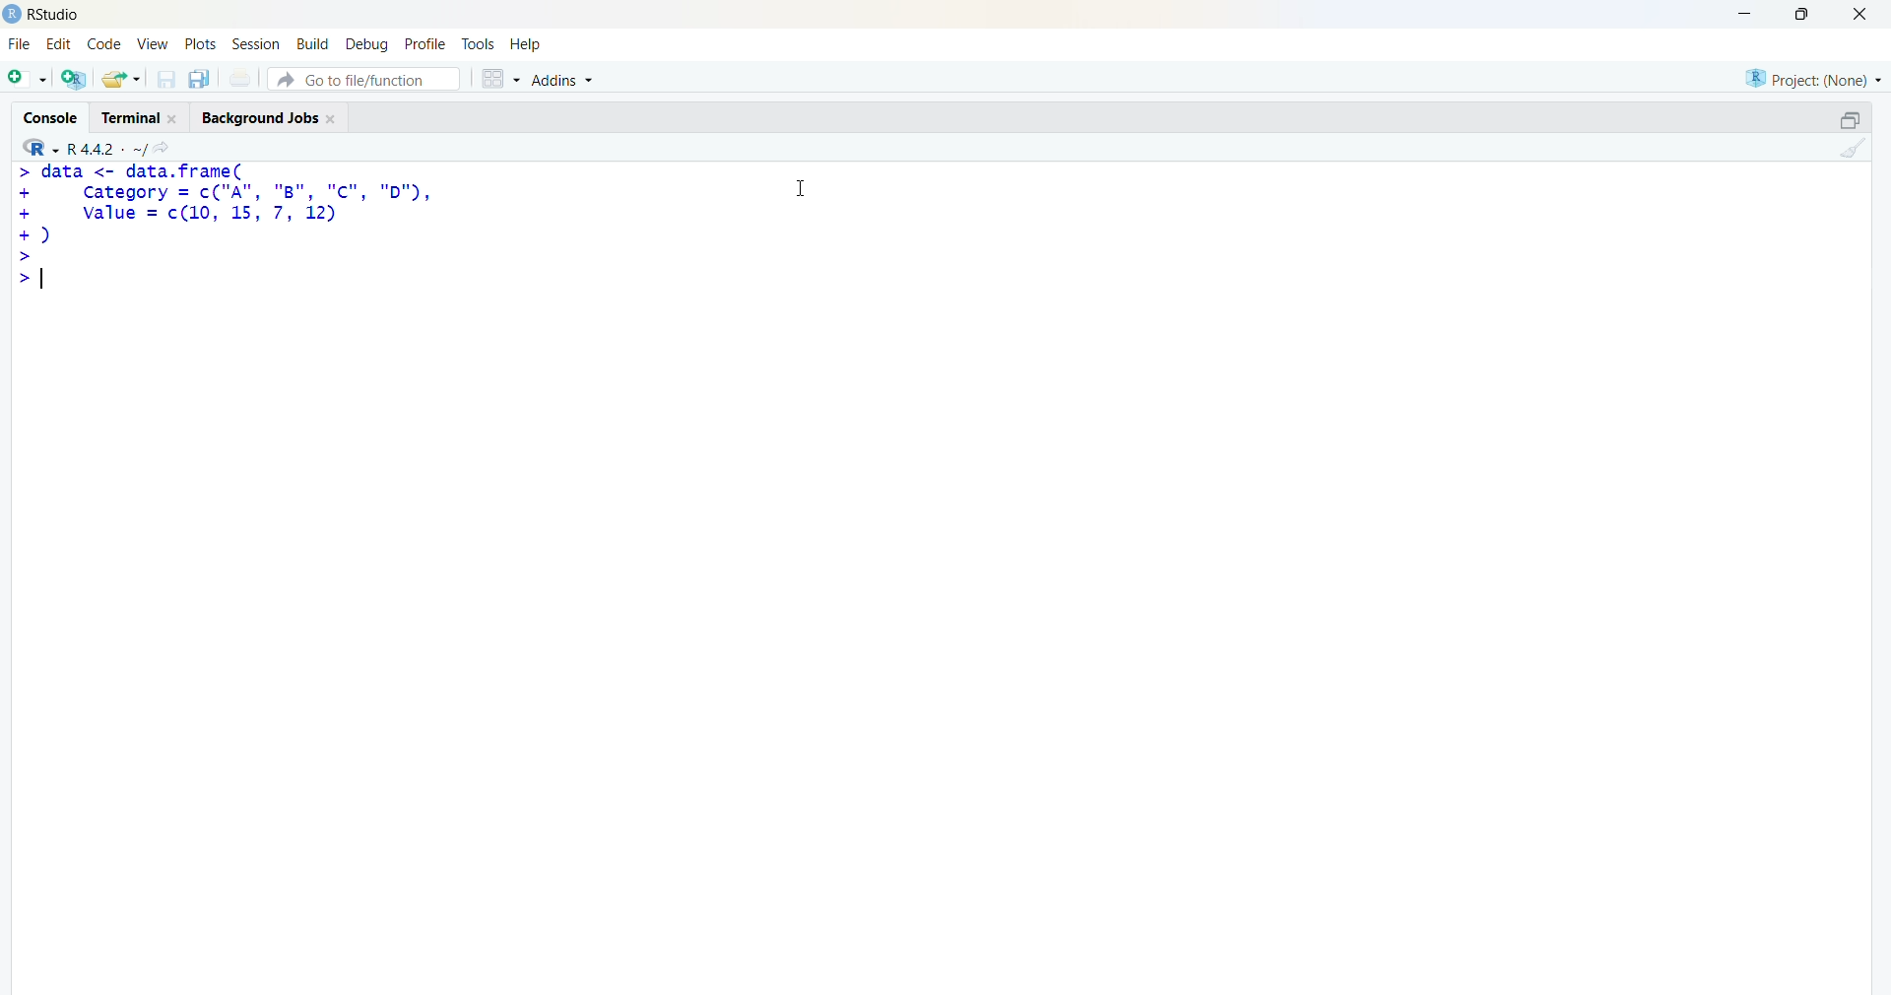 The height and width of the screenshot is (995, 1891). I want to click on debug, so click(367, 43).